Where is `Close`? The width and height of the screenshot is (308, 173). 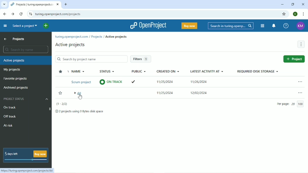 Close is located at coordinates (303, 4).